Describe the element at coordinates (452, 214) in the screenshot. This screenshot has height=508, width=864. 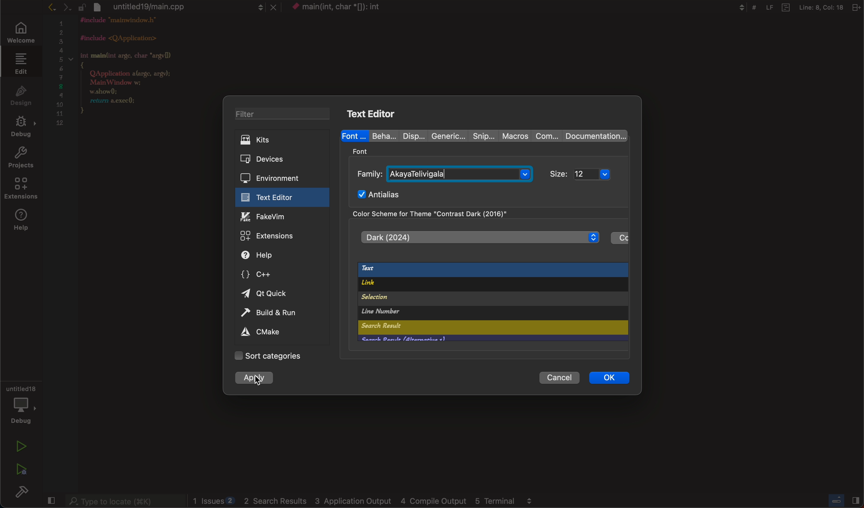
I see `color scheme` at that location.